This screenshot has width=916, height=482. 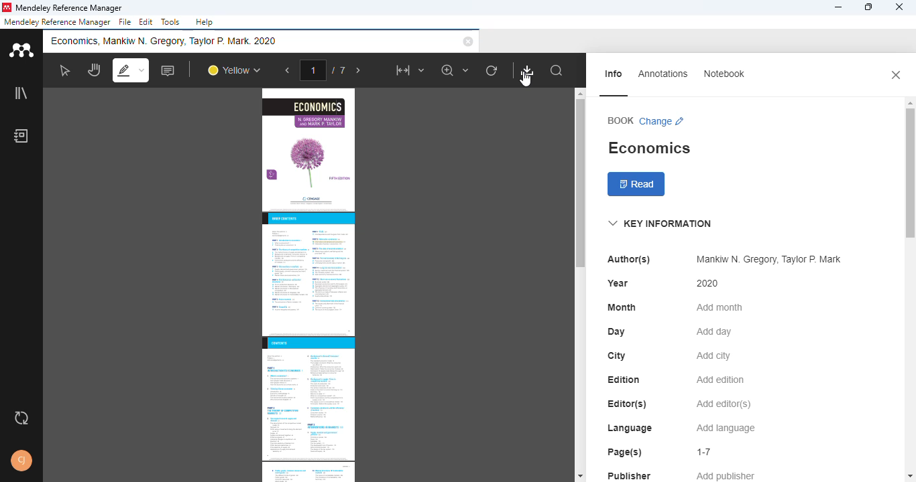 I want to click on add editor(s), so click(x=724, y=405).